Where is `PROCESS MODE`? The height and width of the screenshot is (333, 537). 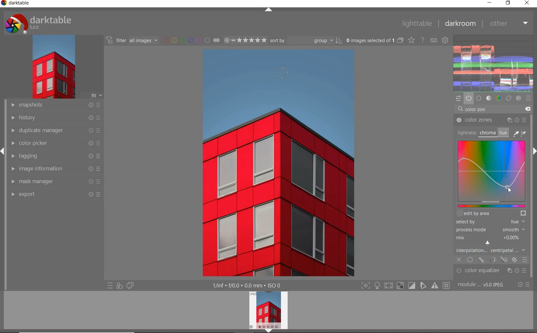
PROCESS MODE is located at coordinates (490, 229).